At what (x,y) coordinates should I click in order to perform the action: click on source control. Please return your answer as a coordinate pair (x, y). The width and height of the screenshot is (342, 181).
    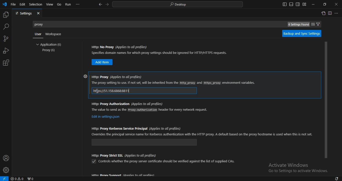
    Looking at the image, I should click on (6, 39).